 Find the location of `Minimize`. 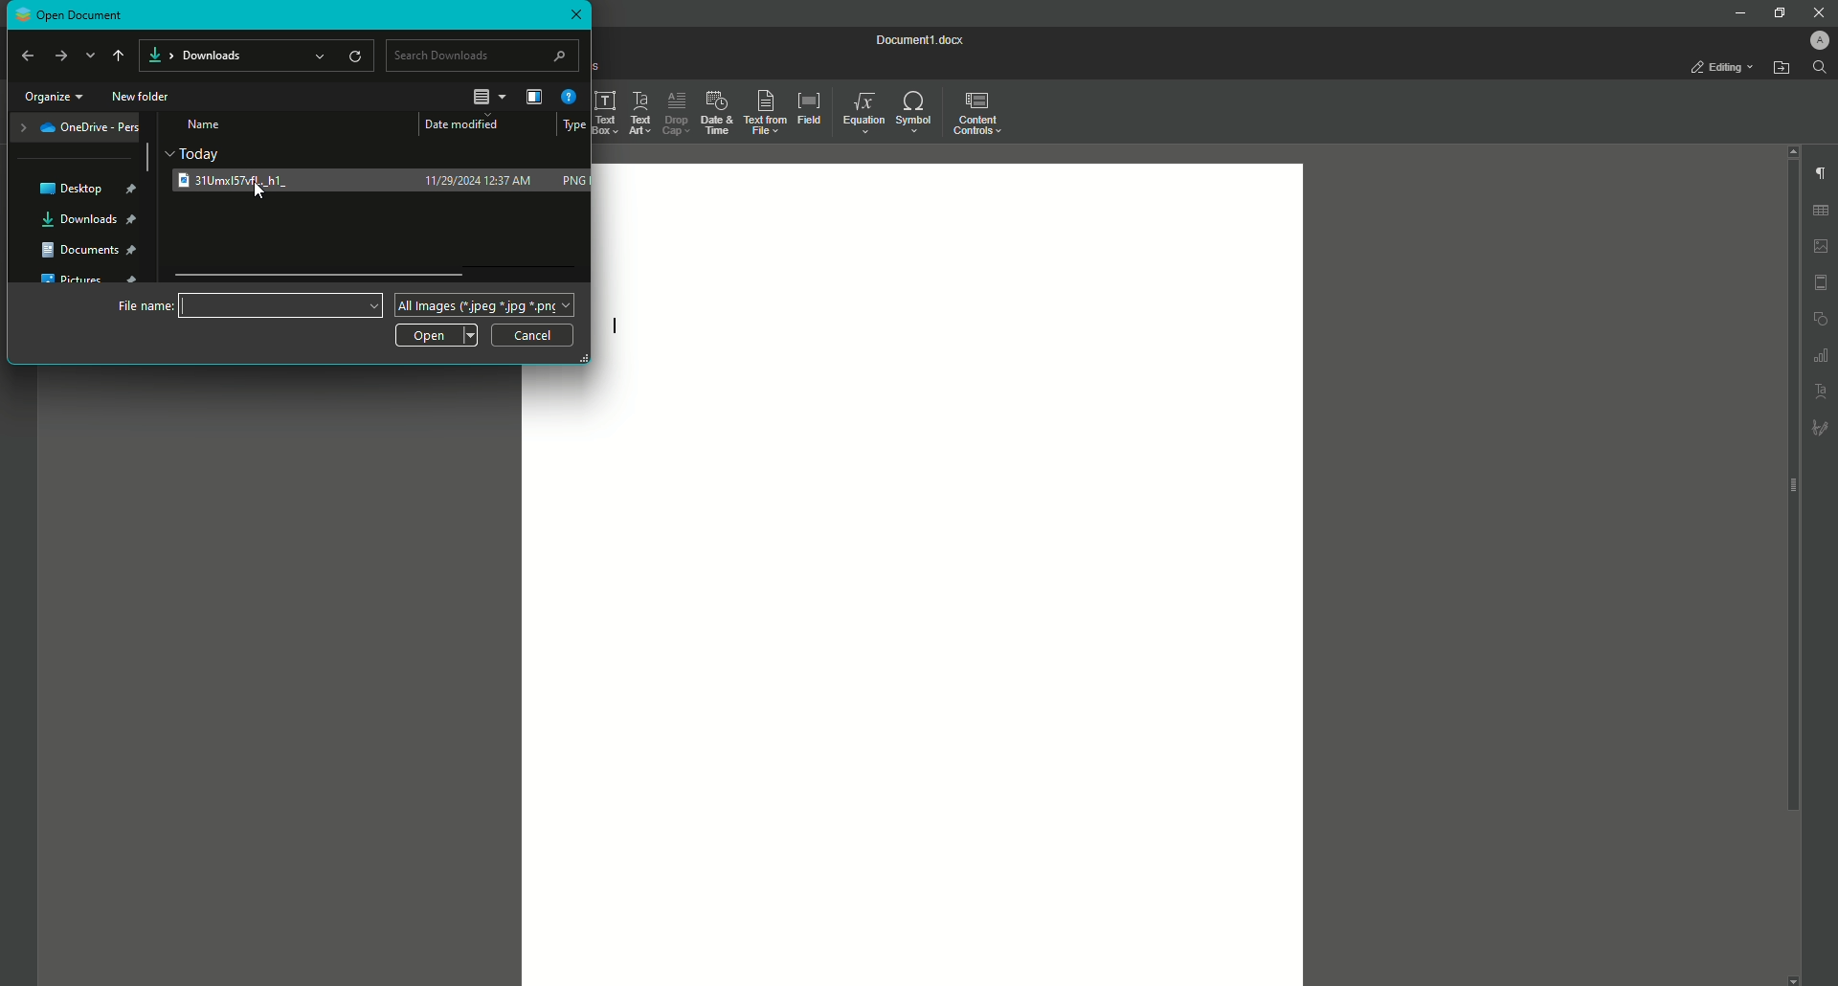

Minimize is located at coordinates (1739, 14).